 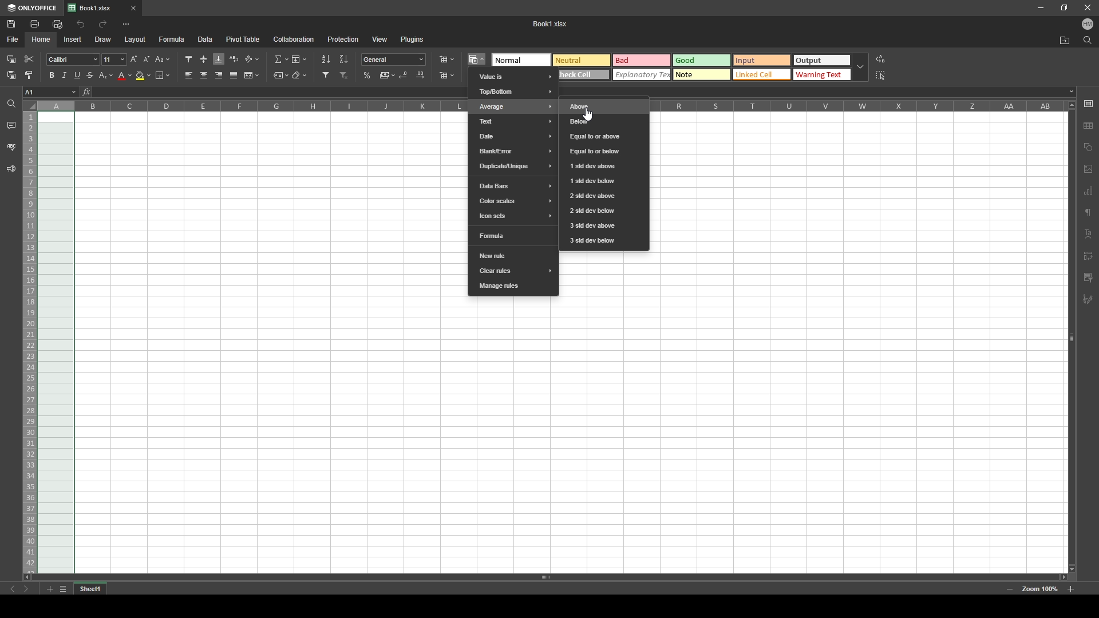 I want to click on borders, so click(x=163, y=75).